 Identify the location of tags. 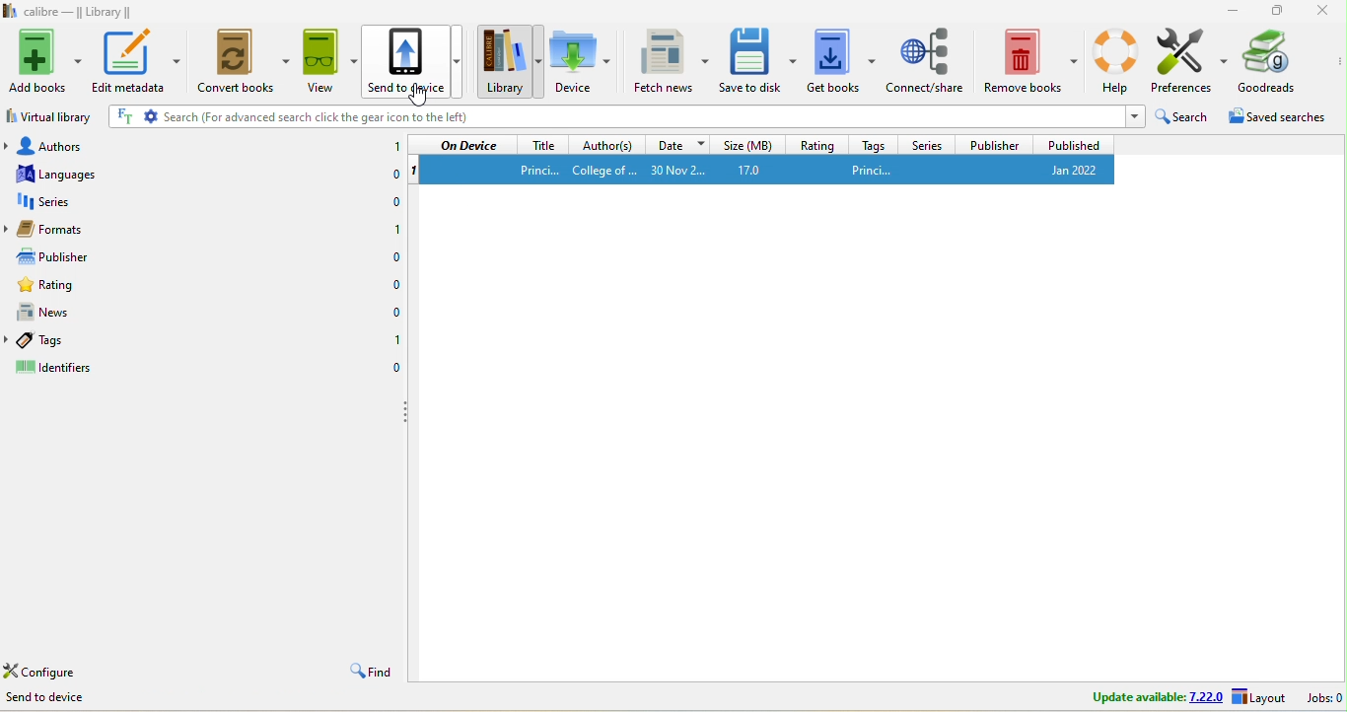
(875, 144).